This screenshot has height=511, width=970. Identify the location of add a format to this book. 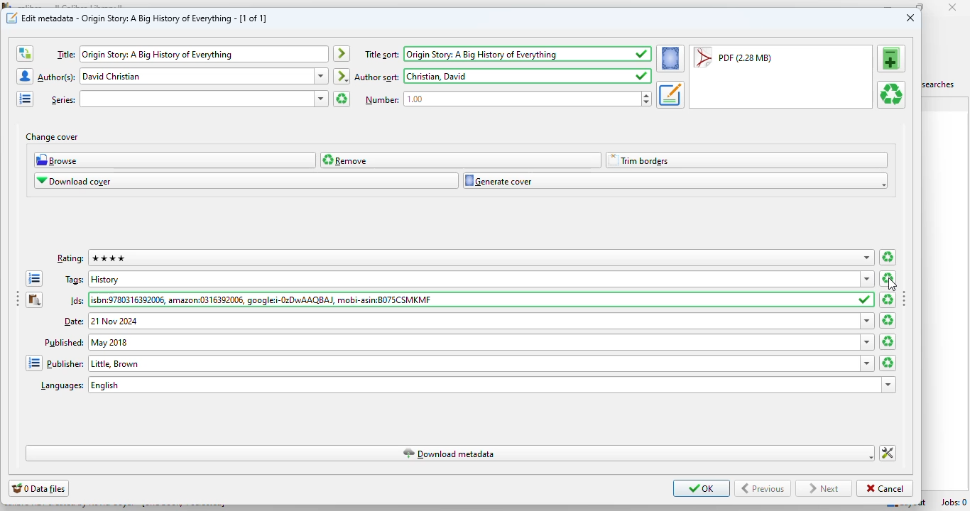
(892, 58).